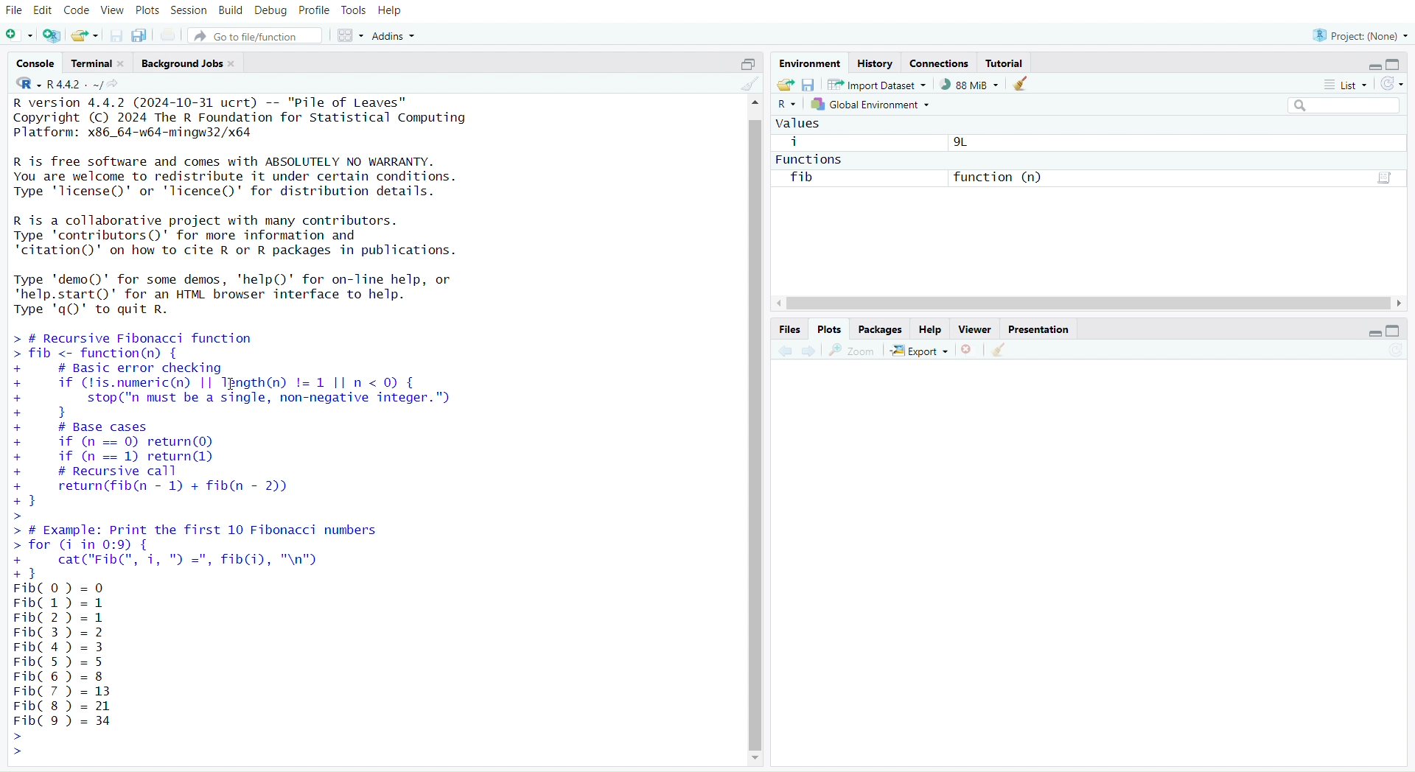 This screenshot has height=772, width=1415. What do you see at coordinates (969, 350) in the screenshot?
I see `remove current plot` at bounding box center [969, 350].